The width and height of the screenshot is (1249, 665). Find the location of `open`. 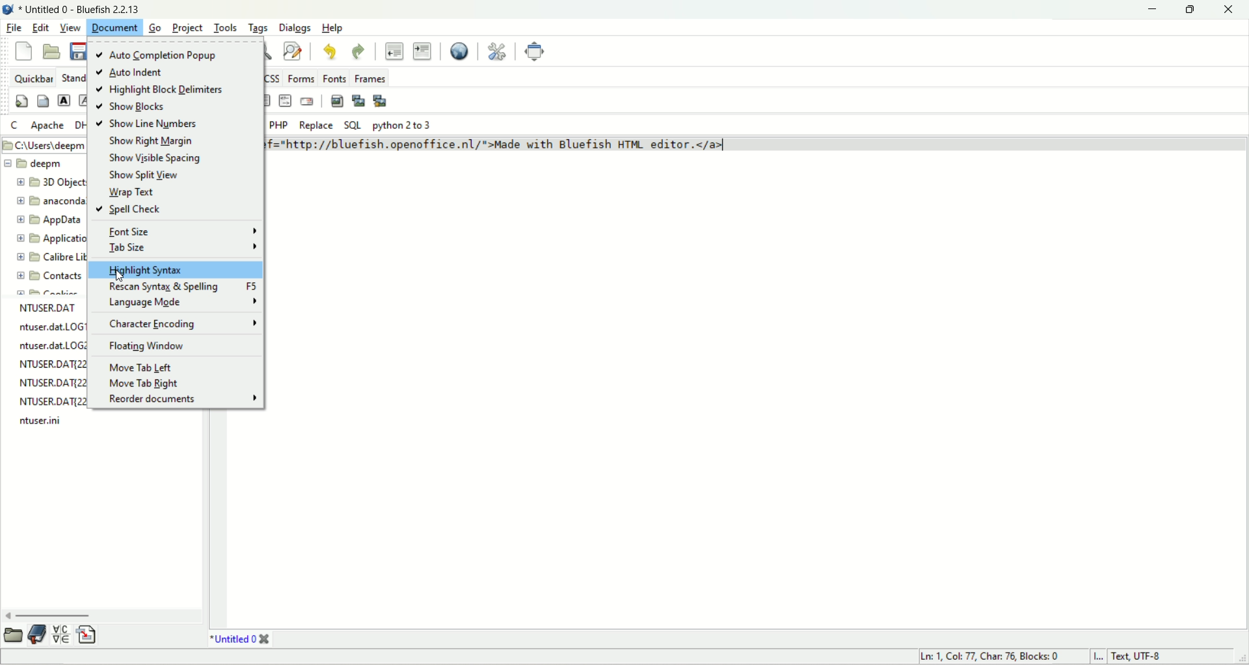

open is located at coordinates (12, 636).